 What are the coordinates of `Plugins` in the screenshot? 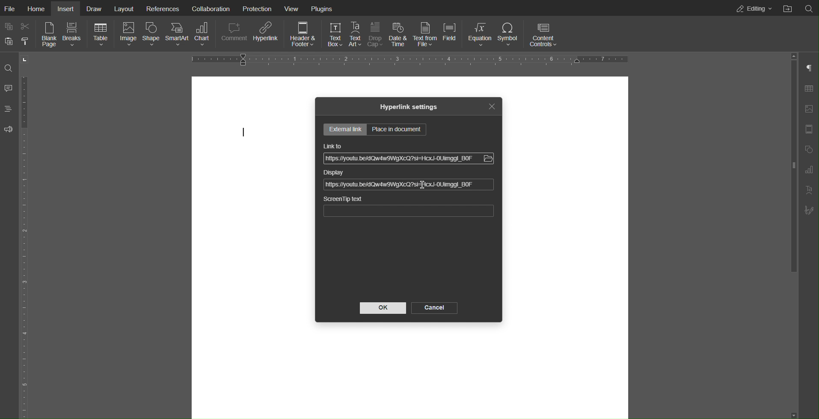 It's located at (322, 8).